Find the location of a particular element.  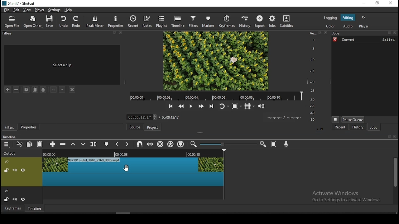

bookmark is located at coordinates (387, 136).